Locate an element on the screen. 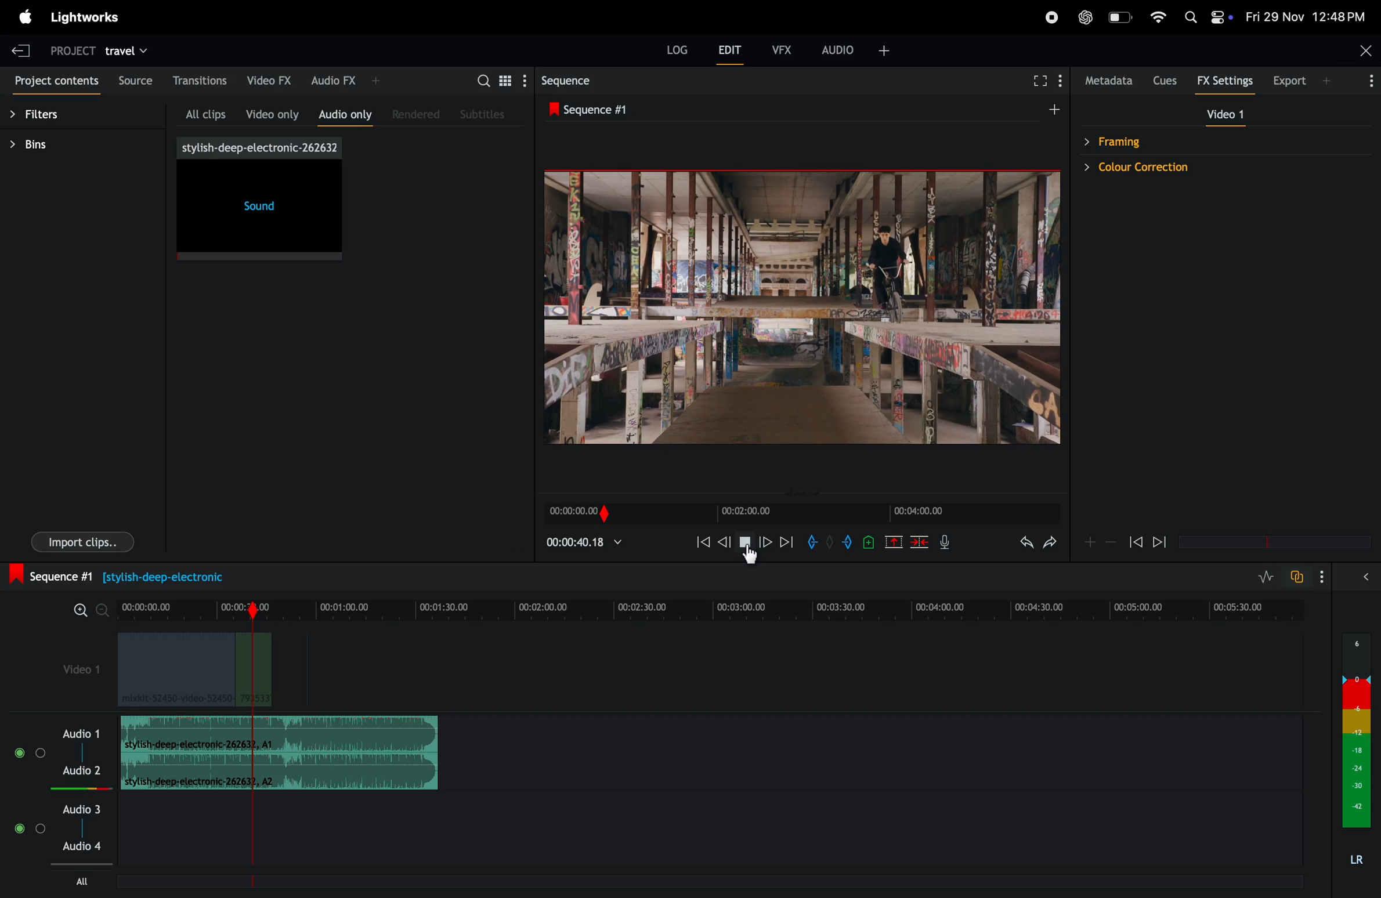 The image size is (1381, 898). video 1 is located at coordinates (79, 672).